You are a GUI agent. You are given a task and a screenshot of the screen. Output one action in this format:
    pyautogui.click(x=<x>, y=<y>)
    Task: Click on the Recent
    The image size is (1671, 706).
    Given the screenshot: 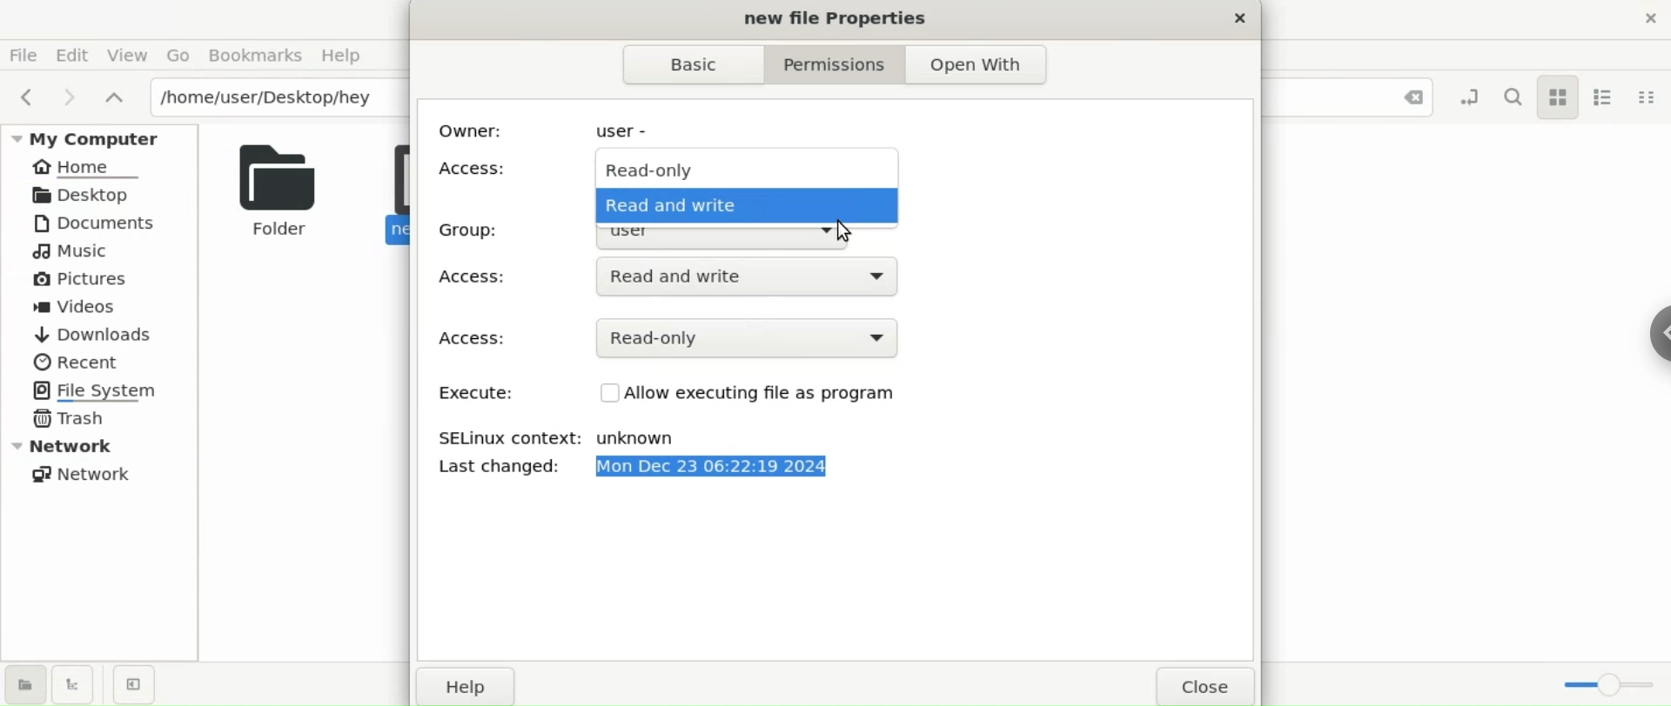 What is the action you would take?
    pyautogui.click(x=76, y=360)
    